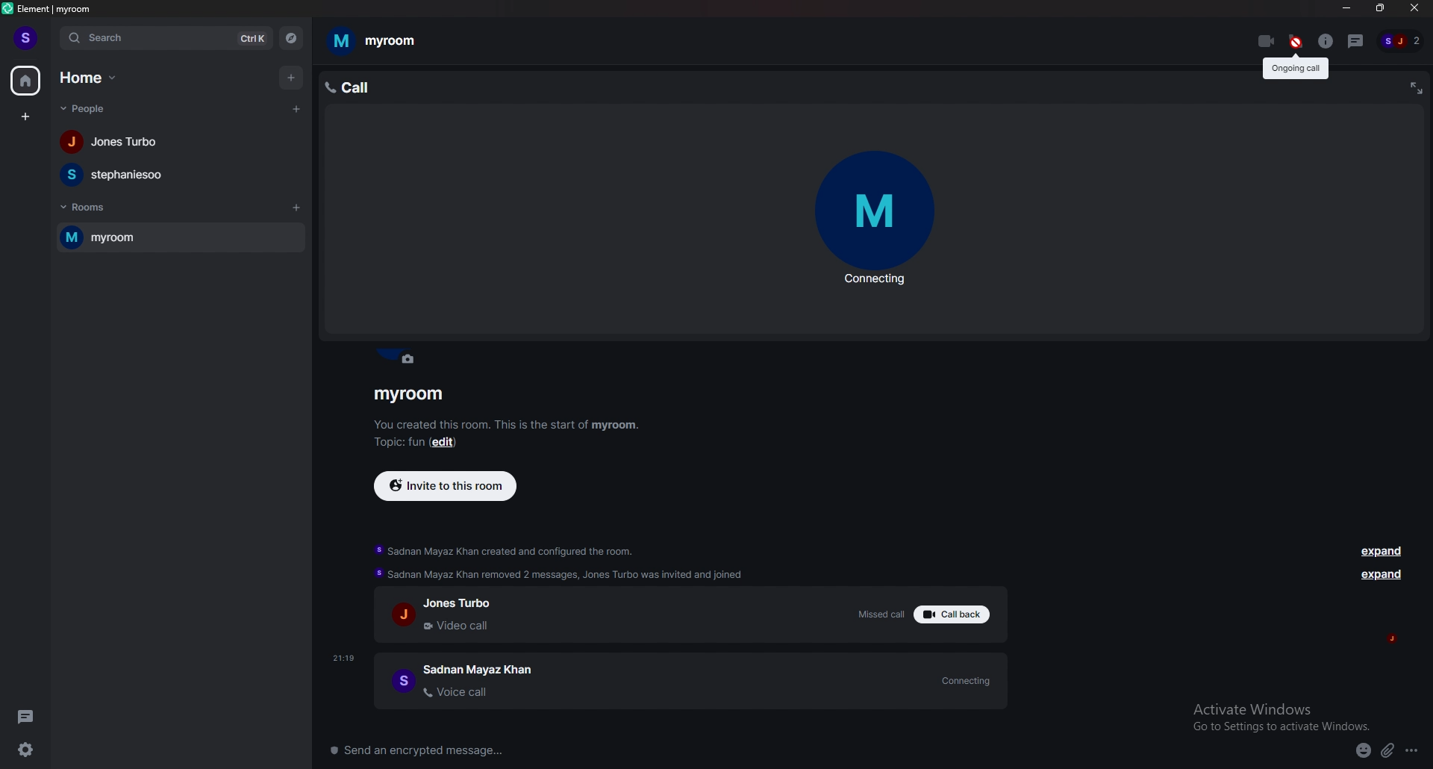  Describe the element at coordinates (29, 714) in the screenshot. I see `threads` at that location.